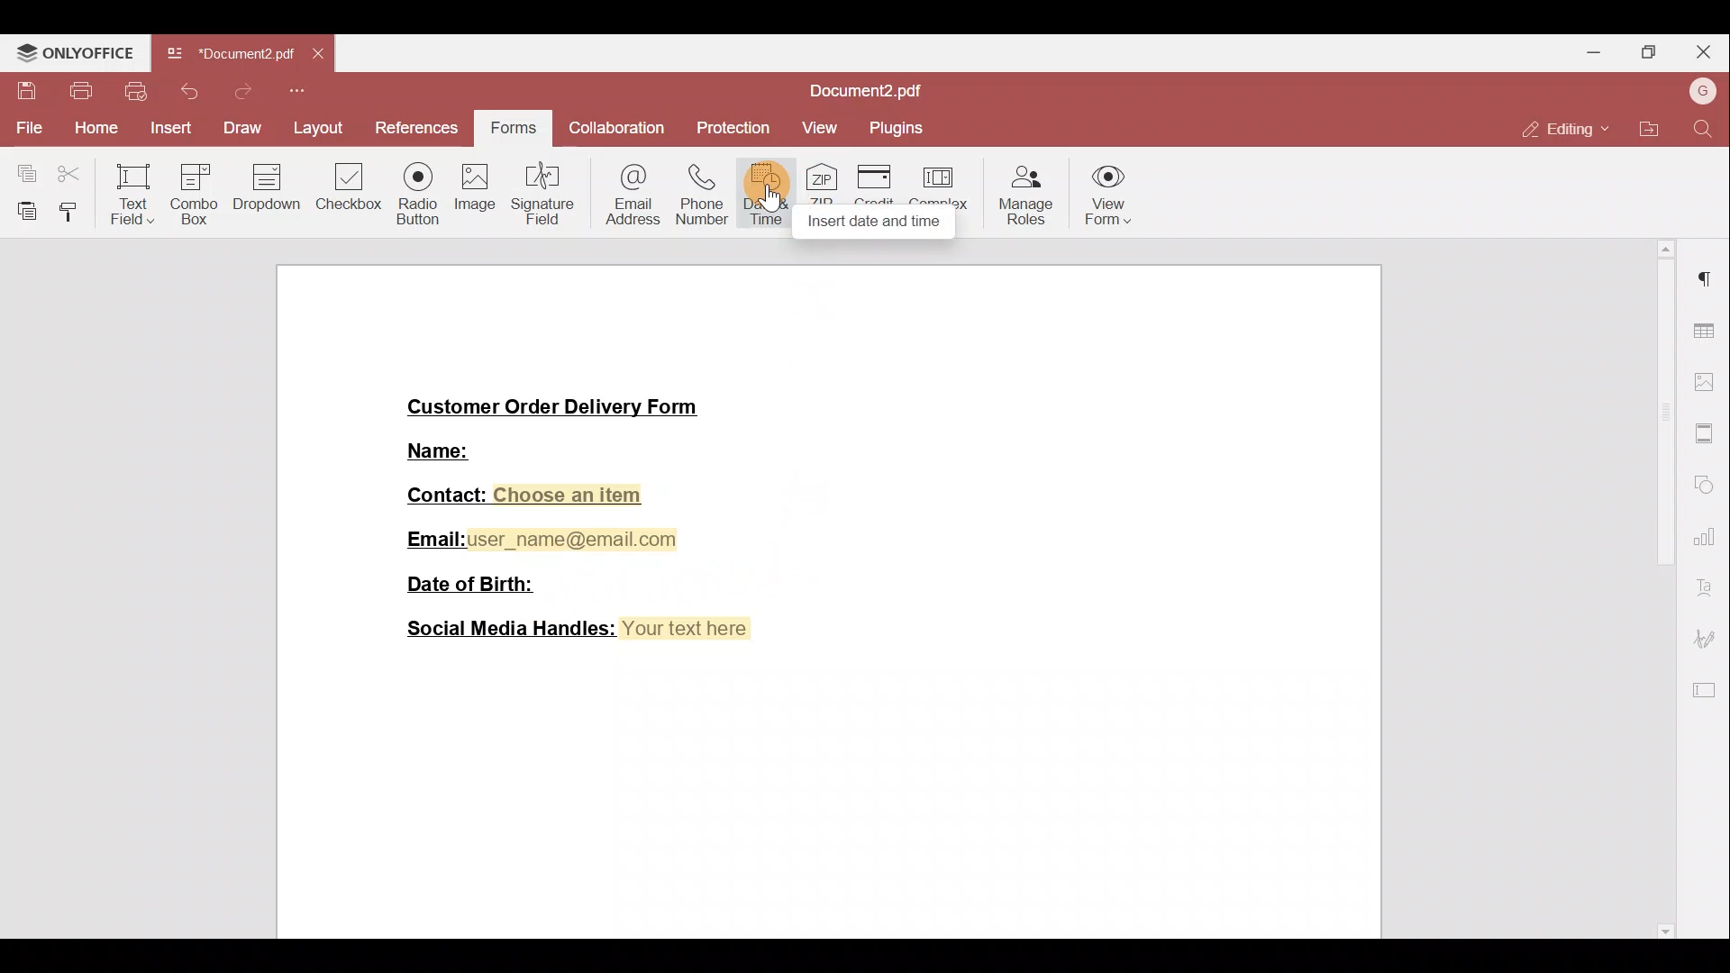 The image size is (1730, 973). Describe the element at coordinates (72, 209) in the screenshot. I see `Copy style` at that location.